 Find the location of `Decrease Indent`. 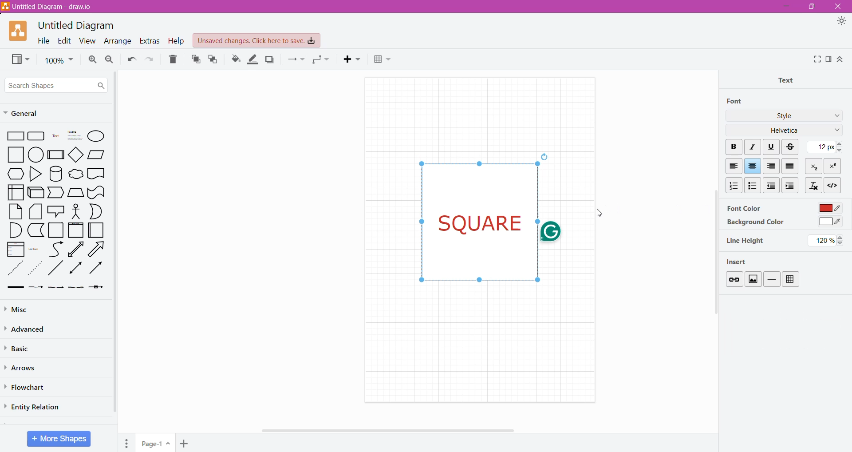

Decrease Indent is located at coordinates (772, 185).